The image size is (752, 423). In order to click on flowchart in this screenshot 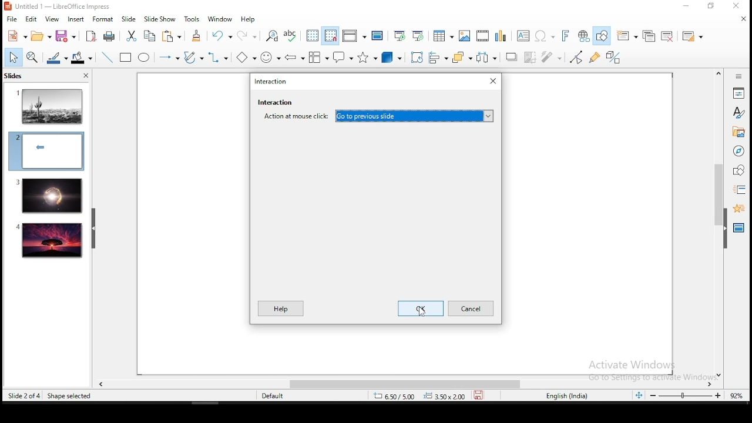, I will do `click(319, 58)`.